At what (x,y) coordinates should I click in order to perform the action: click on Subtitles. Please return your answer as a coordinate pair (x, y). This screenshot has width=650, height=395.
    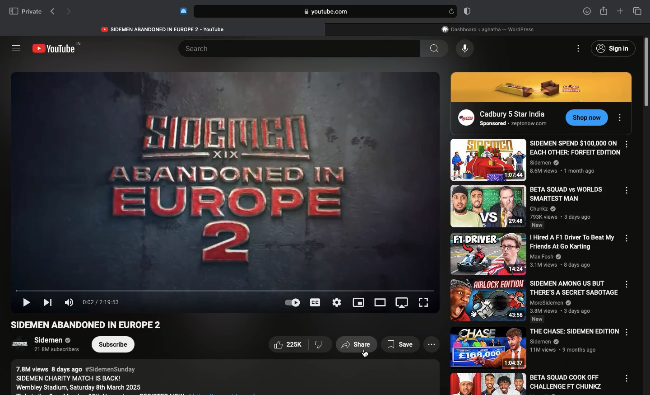
    Looking at the image, I should click on (316, 302).